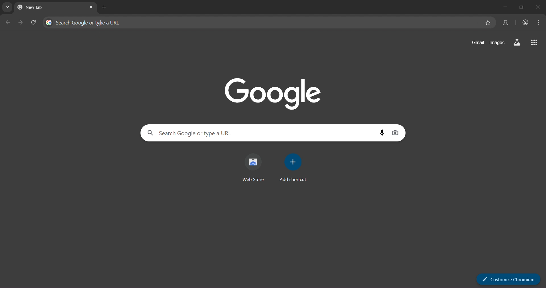  What do you see at coordinates (516, 43) in the screenshot?
I see `search labs` at bounding box center [516, 43].